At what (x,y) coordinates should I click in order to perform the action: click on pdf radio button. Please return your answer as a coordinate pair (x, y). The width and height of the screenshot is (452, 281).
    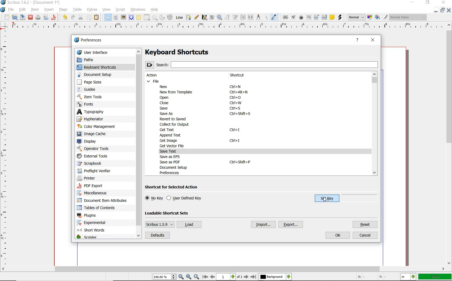
    Looking at the image, I should click on (302, 17).